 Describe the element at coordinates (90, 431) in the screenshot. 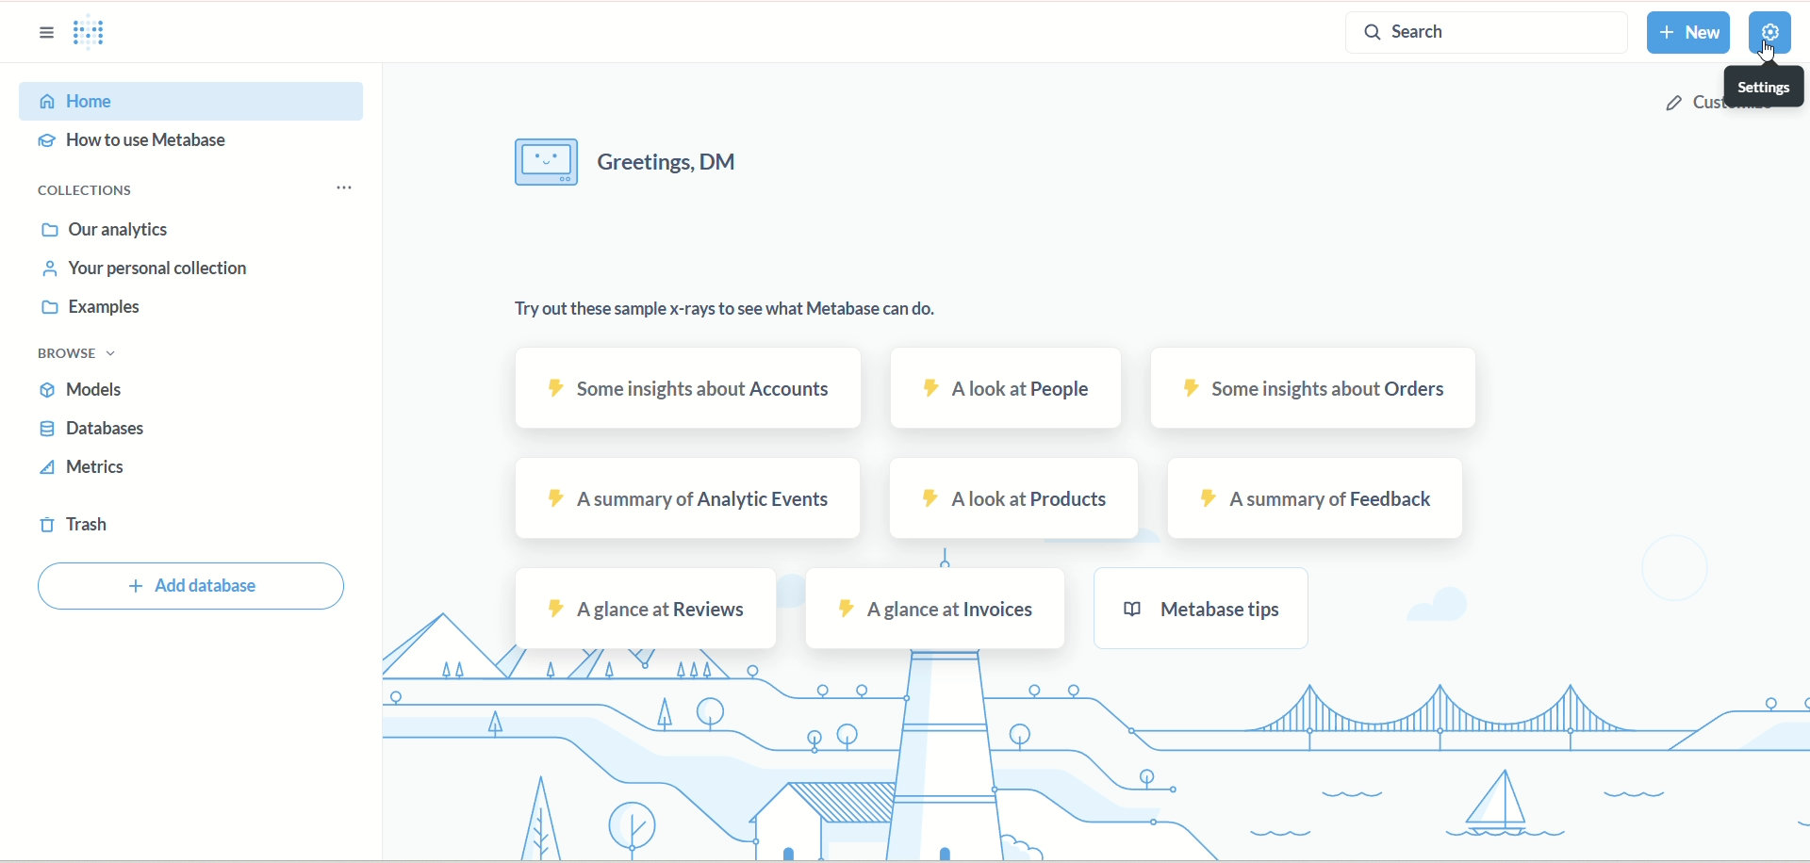

I see `databases` at that location.